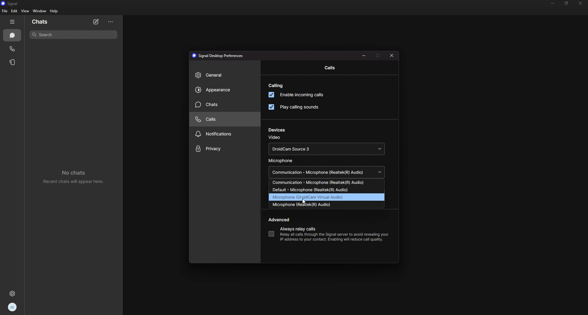 The image size is (588, 315). I want to click on search, so click(74, 35).